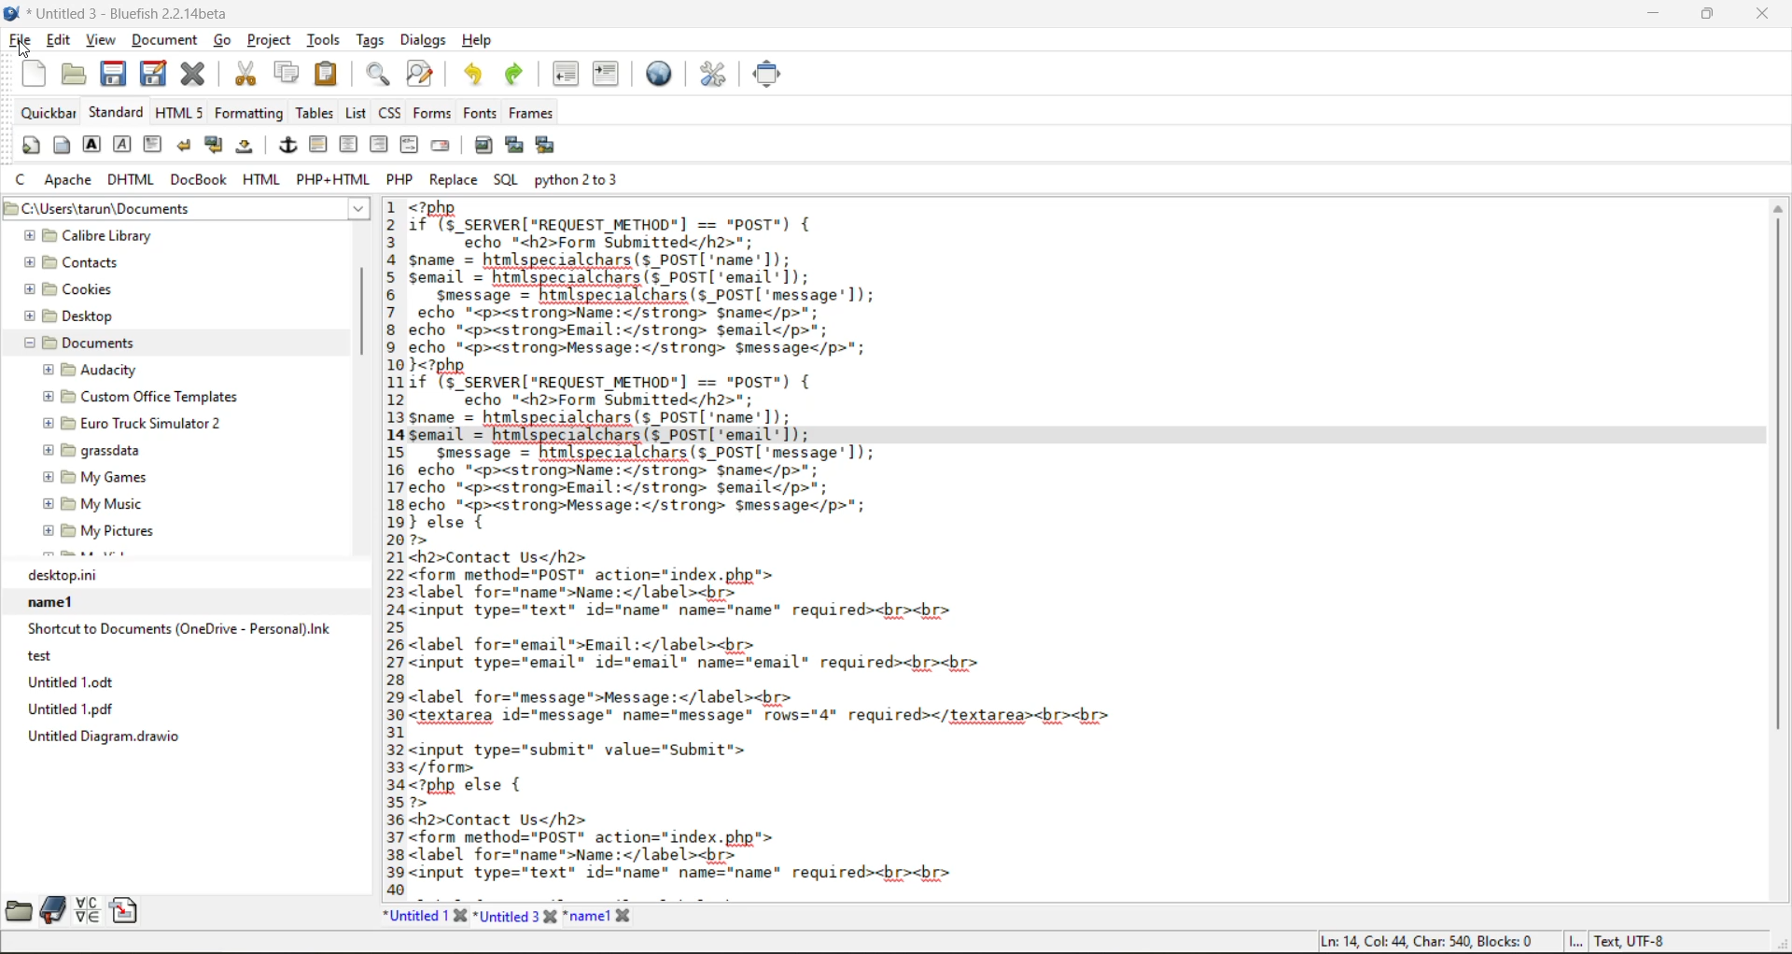 The image size is (1792, 954). Describe the element at coordinates (247, 150) in the screenshot. I see `non breaking space` at that location.